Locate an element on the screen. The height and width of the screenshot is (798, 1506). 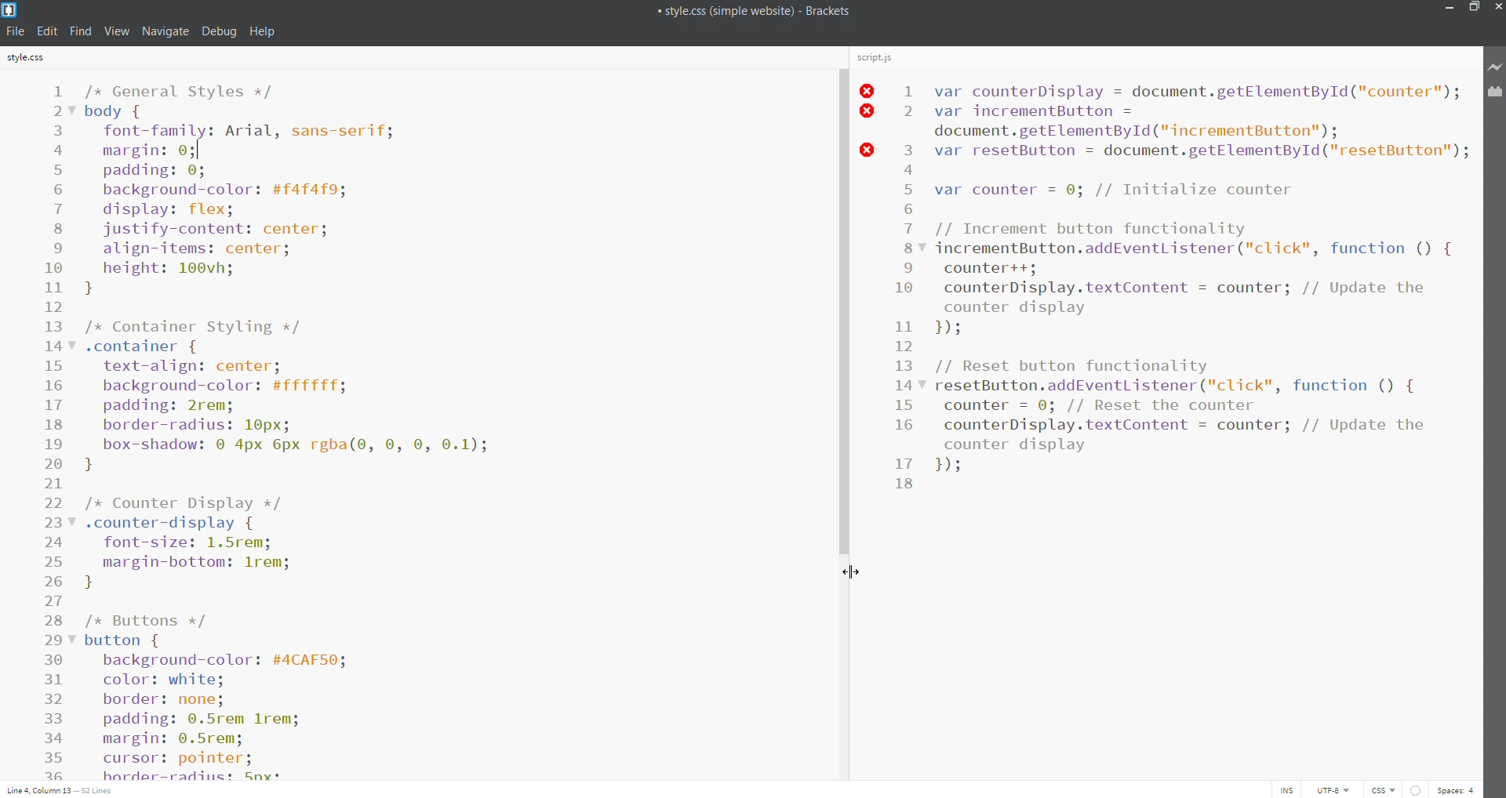
view is located at coordinates (116, 32).